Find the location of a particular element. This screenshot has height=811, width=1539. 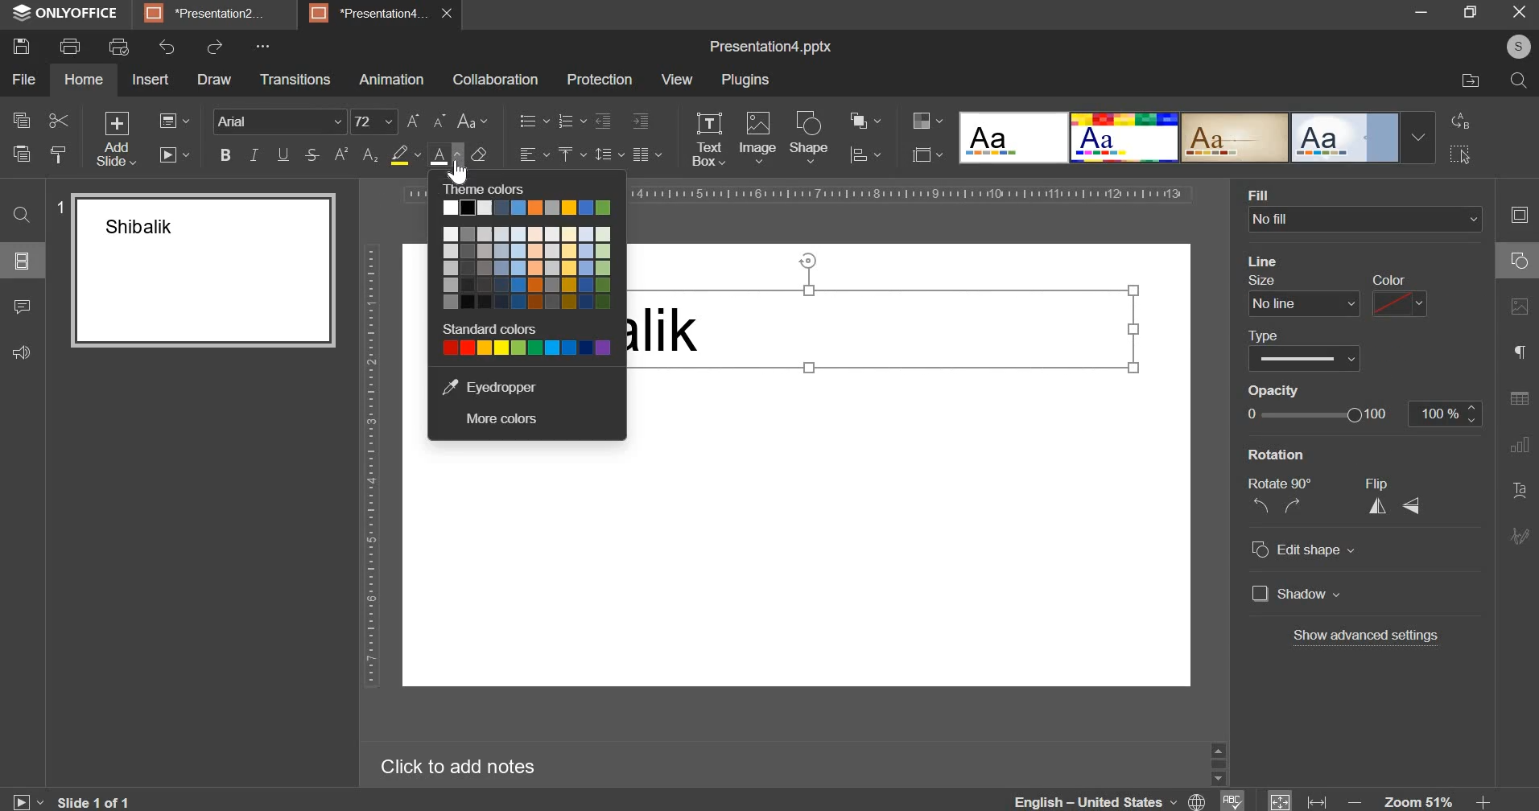

feedback is located at coordinates (23, 351).